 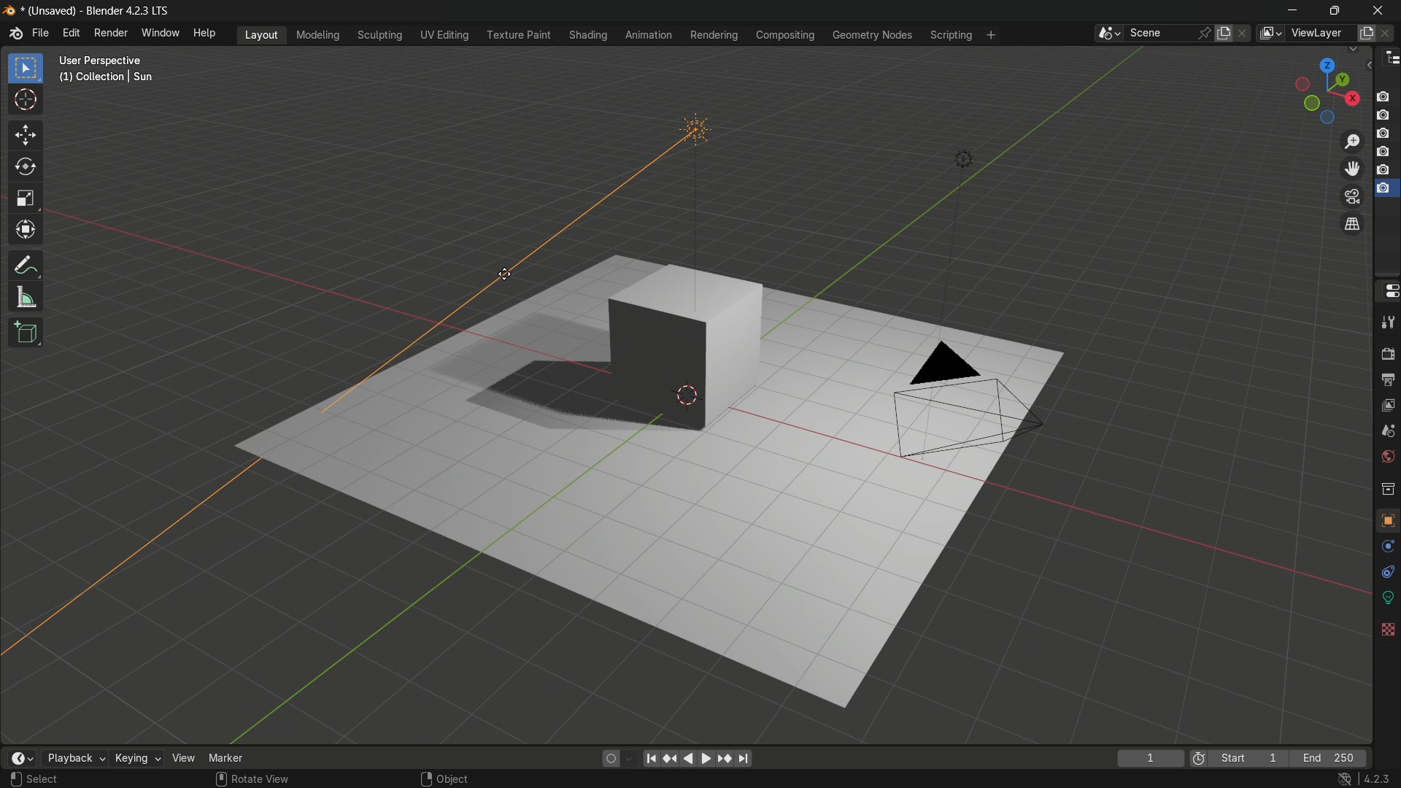 What do you see at coordinates (23, 757) in the screenshot?
I see `timeline` at bounding box center [23, 757].